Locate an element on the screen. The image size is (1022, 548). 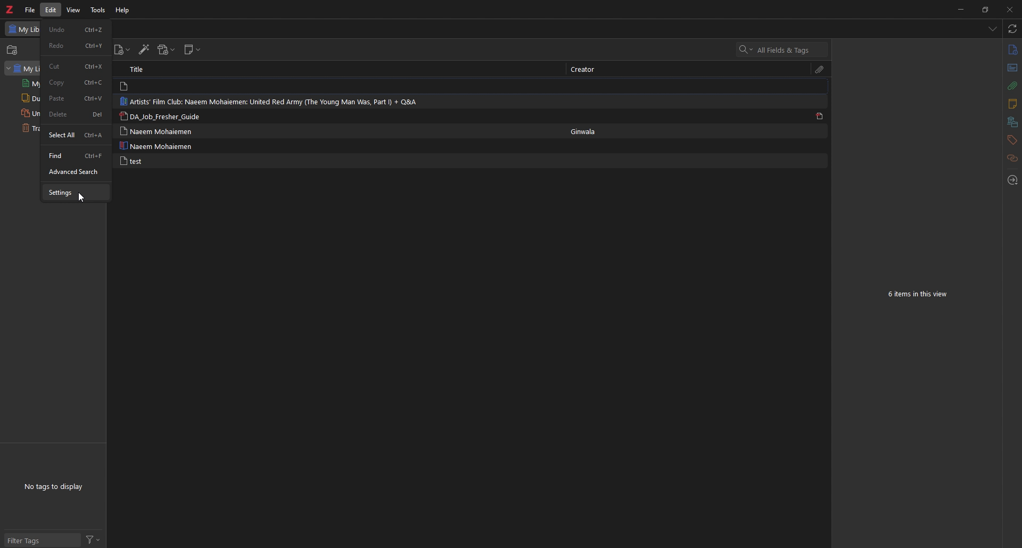
filter is located at coordinates (93, 540).